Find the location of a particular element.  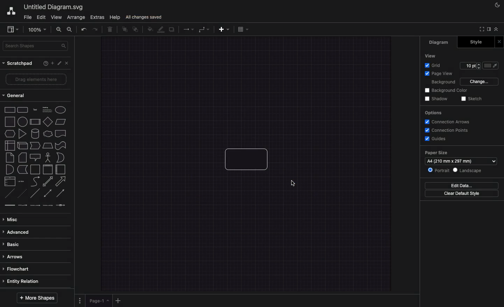

Diagram is located at coordinates (248, 158).